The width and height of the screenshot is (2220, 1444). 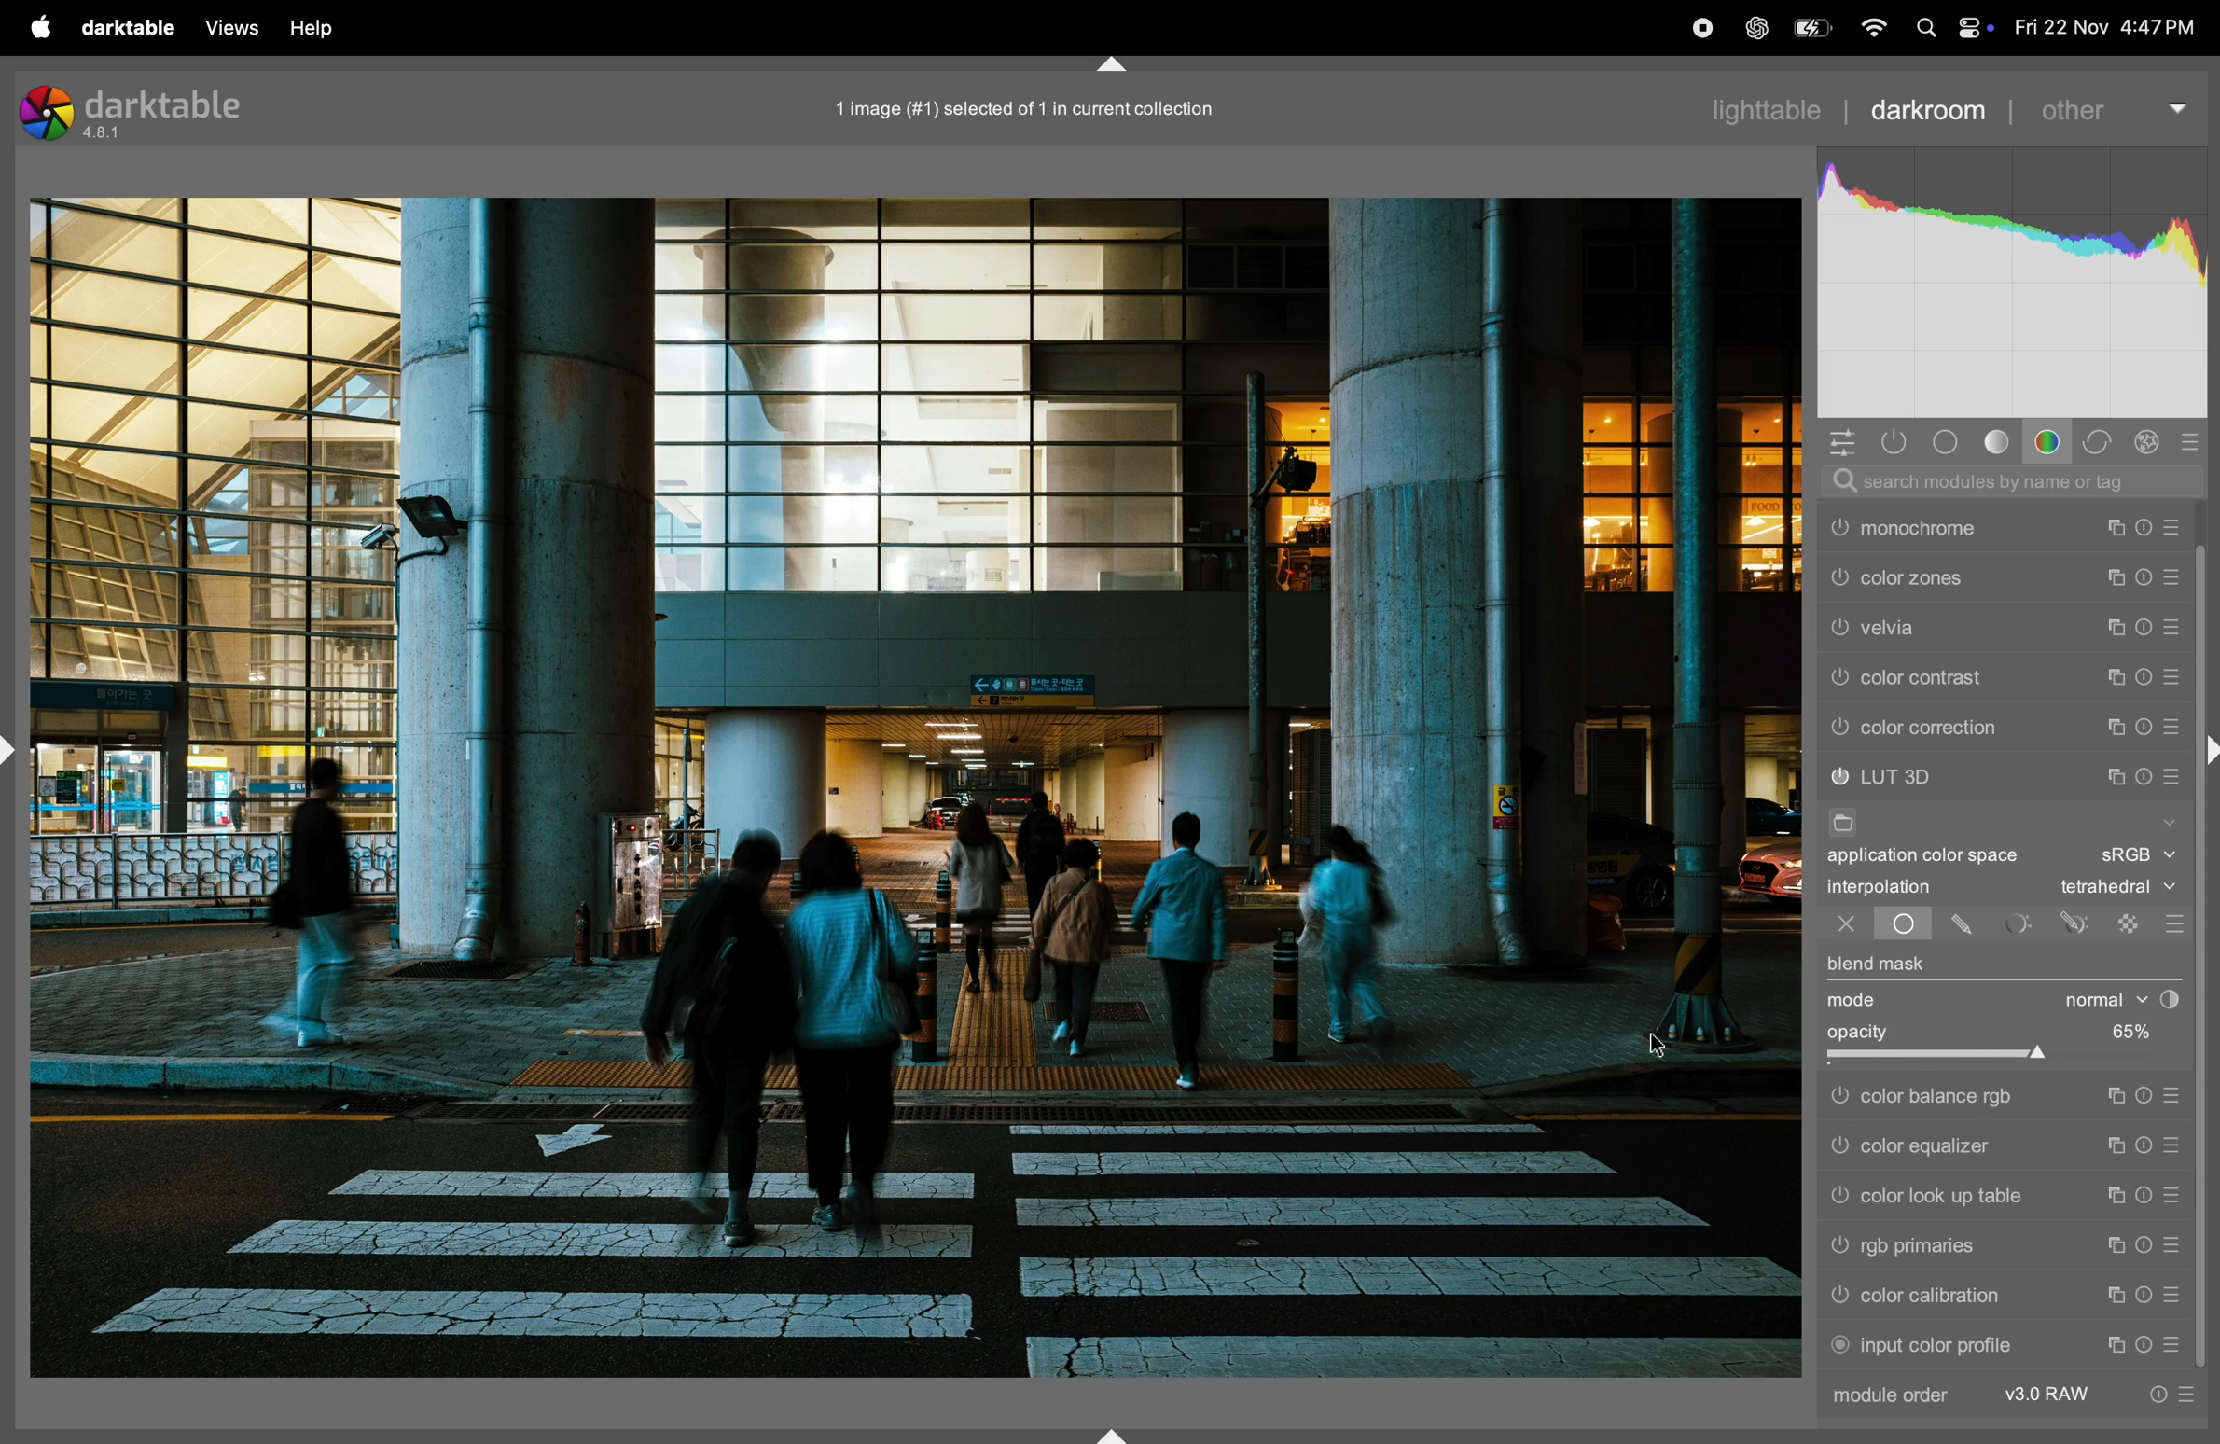 What do you see at coordinates (1048, 105) in the screenshot?
I see `image selected` at bounding box center [1048, 105].